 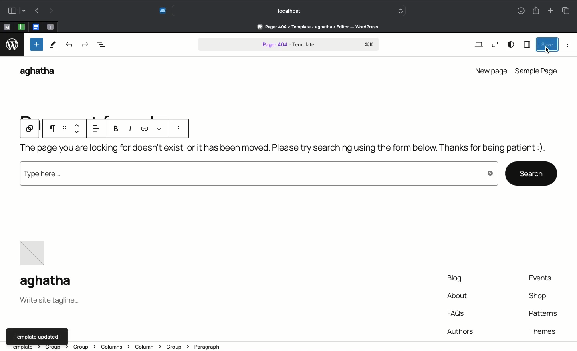 What do you see at coordinates (162, 11) in the screenshot?
I see `Extensions` at bounding box center [162, 11].